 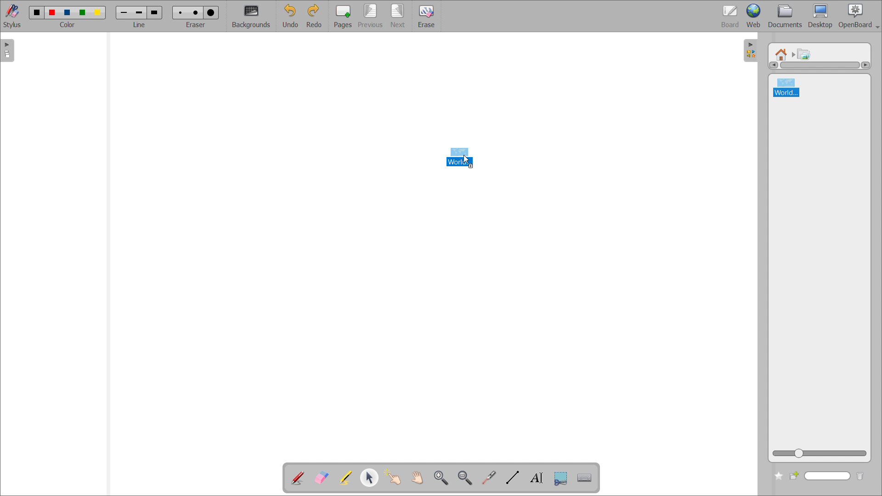 What do you see at coordinates (369, 478) in the screenshot?
I see `select and modify object` at bounding box center [369, 478].